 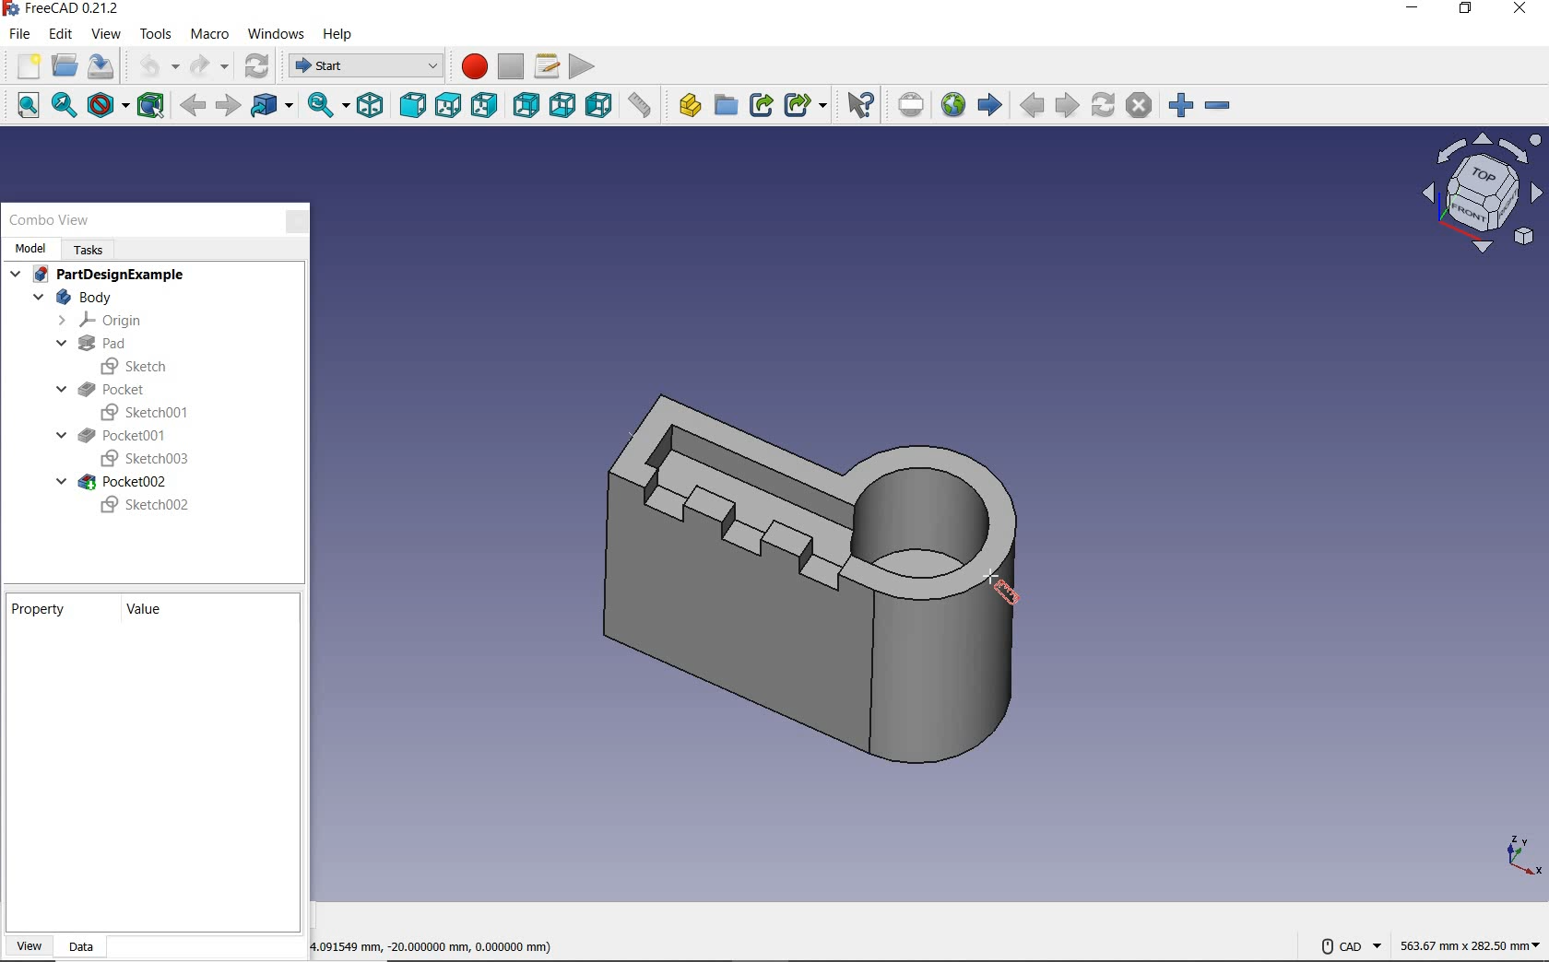 What do you see at coordinates (1470, 943) in the screenshot?
I see `563.67 mm x 282.50 mm (dimensions)` at bounding box center [1470, 943].